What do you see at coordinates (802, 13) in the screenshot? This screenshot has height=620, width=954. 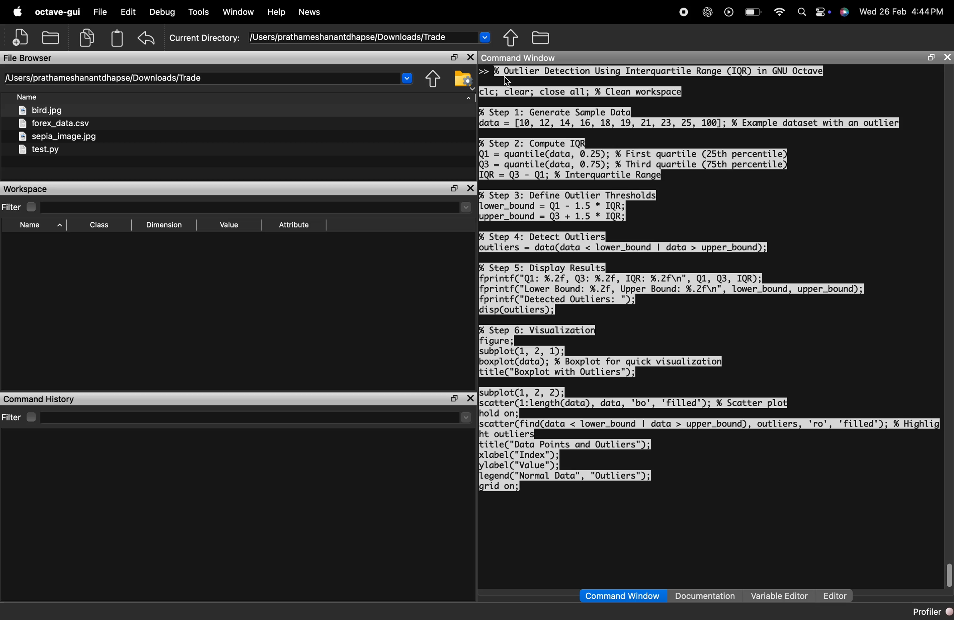 I see `Search ` at bounding box center [802, 13].